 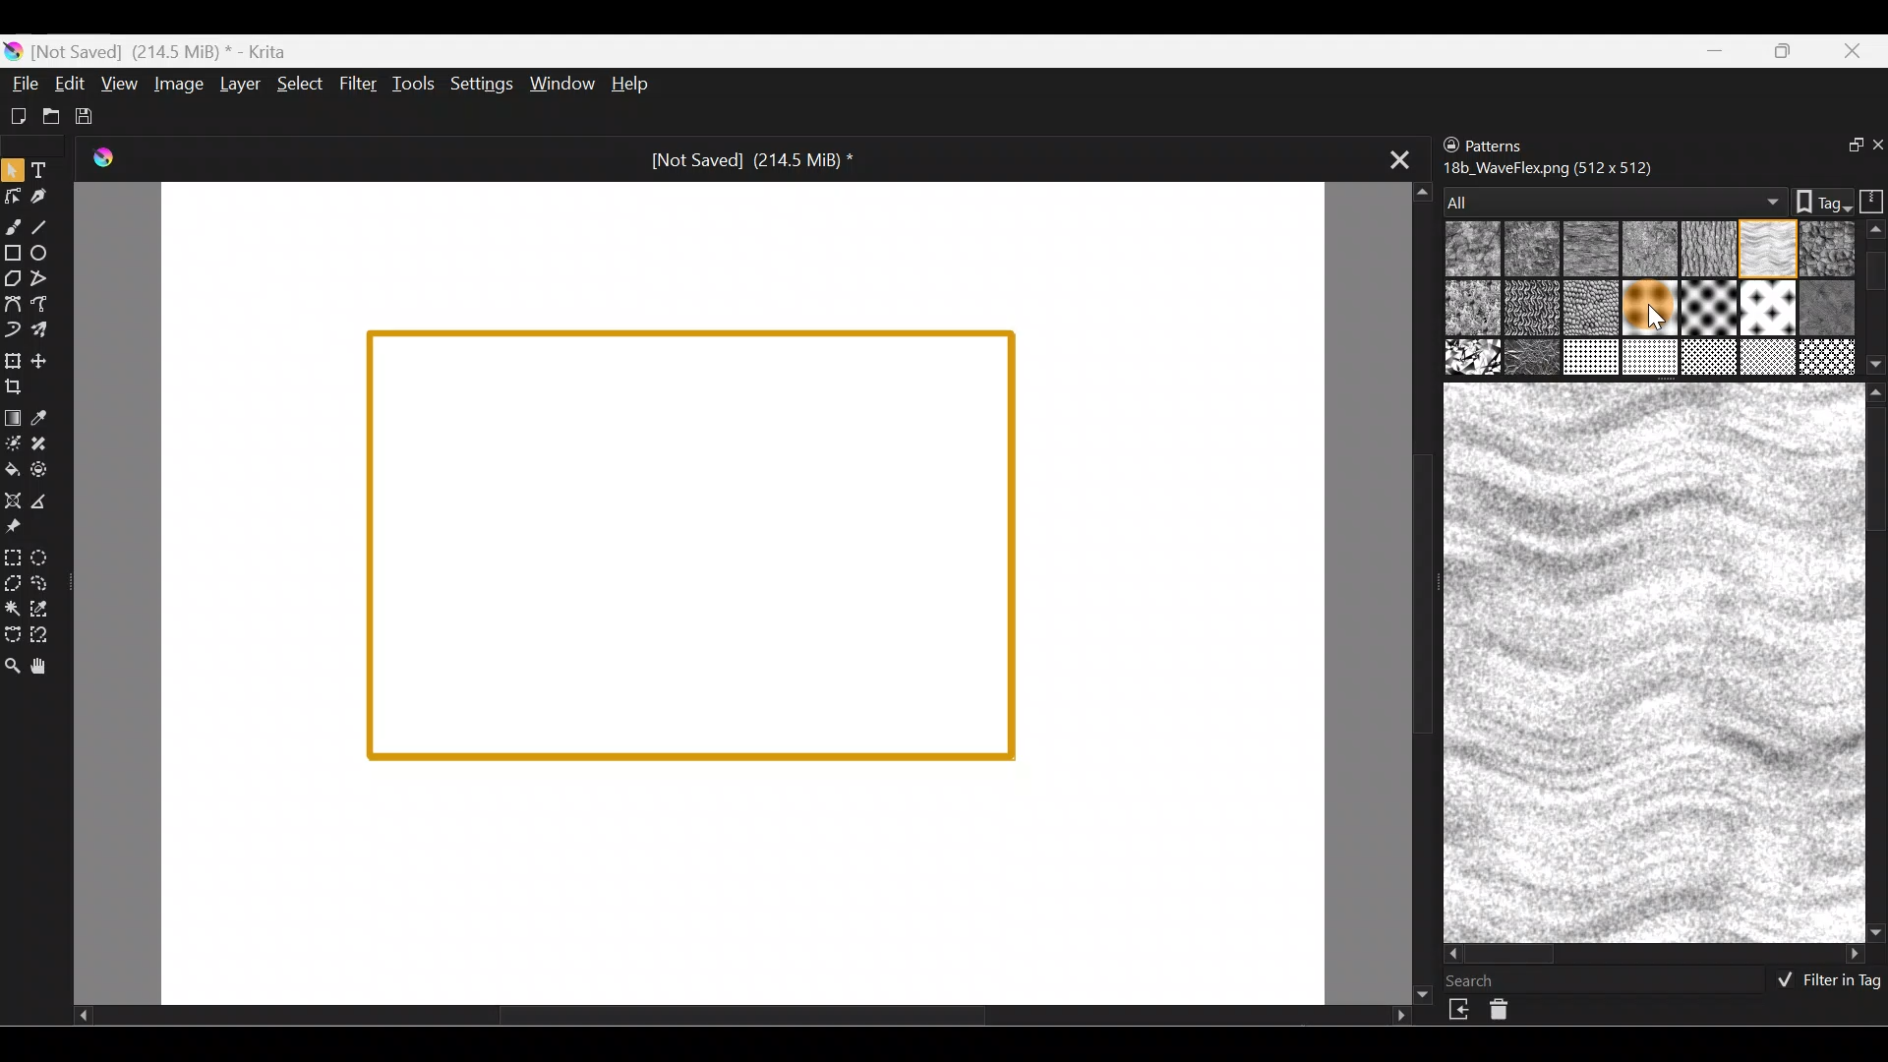 What do you see at coordinates (1709, 308) in the screenshot?
I see `11 drawed_furry.png` at bounding box center [1709, 308].